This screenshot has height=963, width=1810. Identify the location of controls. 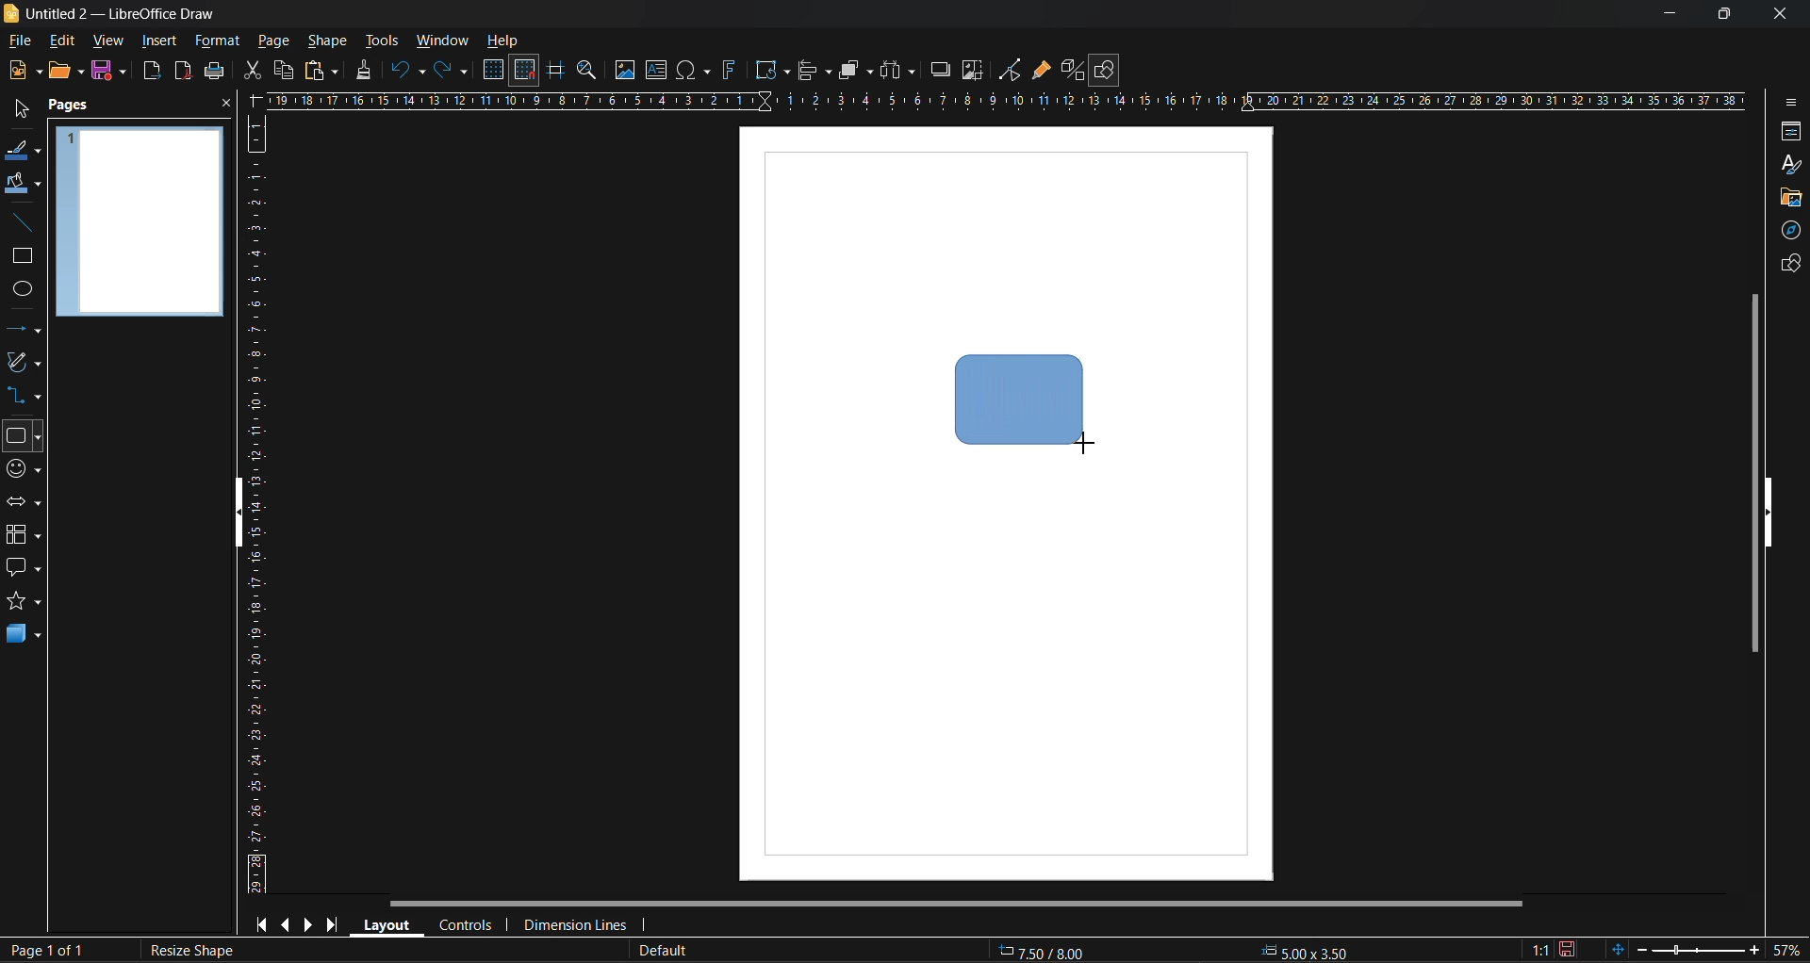
(464, 927).